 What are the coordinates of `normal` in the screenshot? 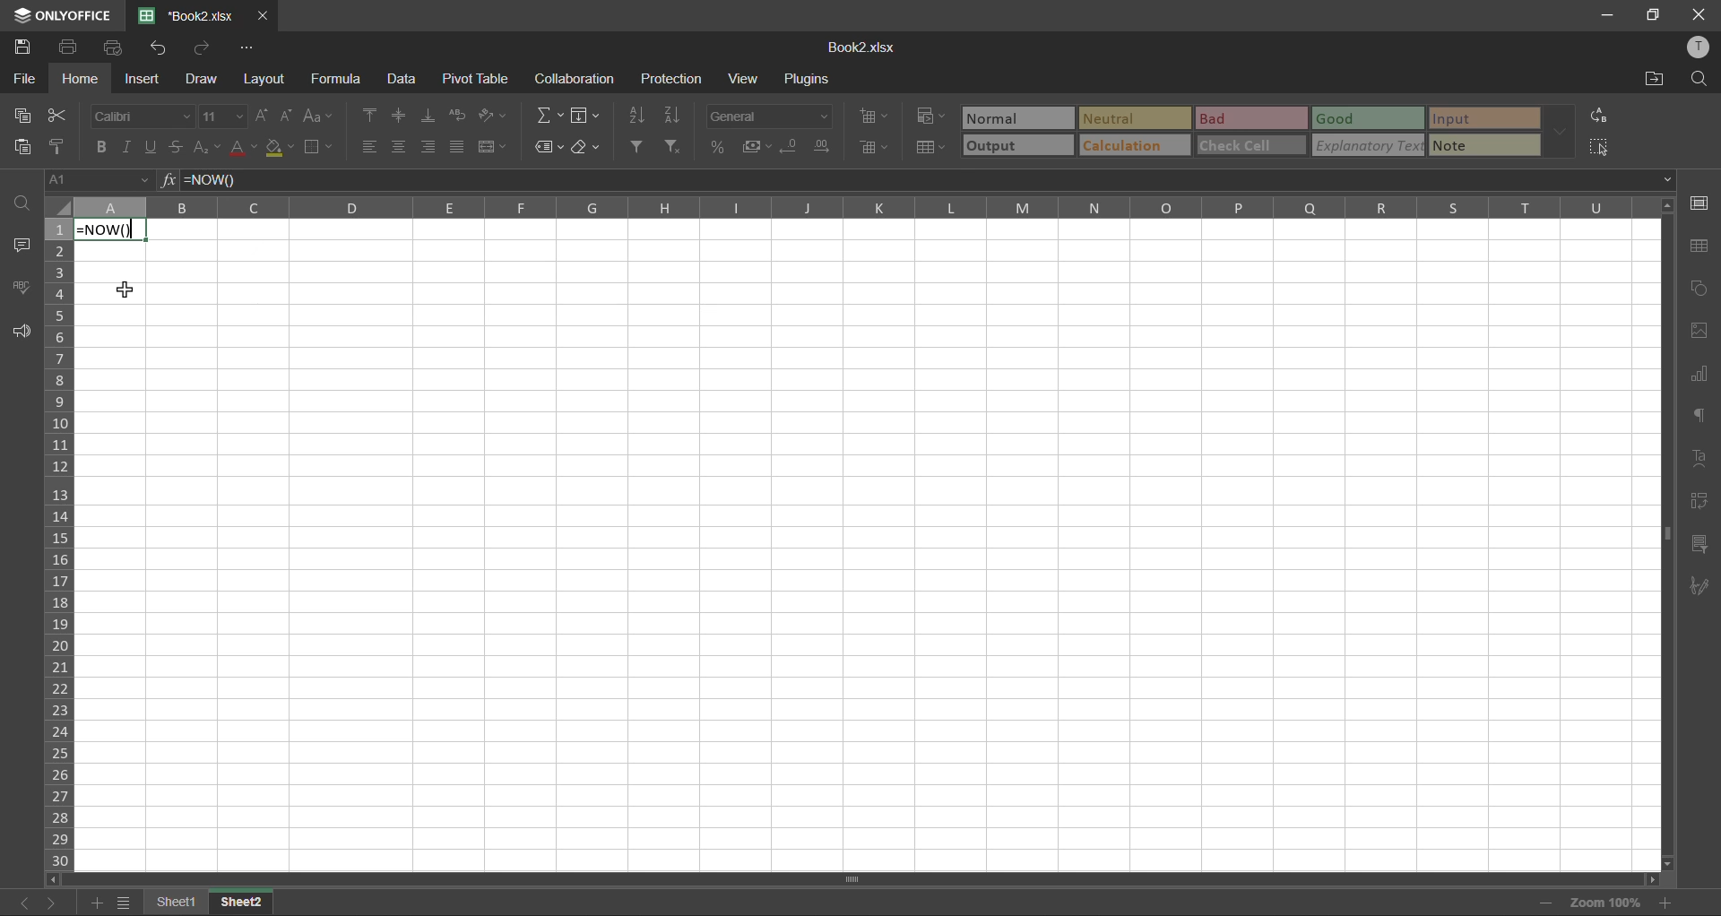 It's located at (1020, 117).